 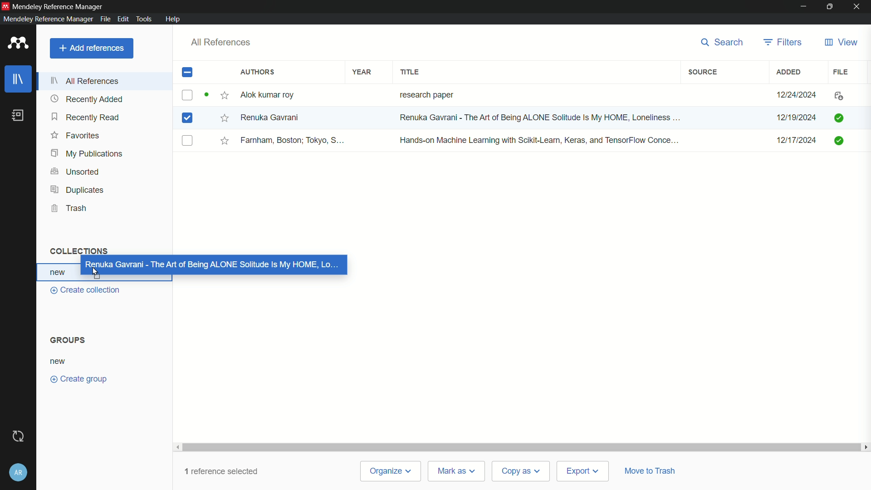 What do you see at coordinates (797, 95) in the screenshot?
I see `12/24/2024` at bounding box center [797, 95].